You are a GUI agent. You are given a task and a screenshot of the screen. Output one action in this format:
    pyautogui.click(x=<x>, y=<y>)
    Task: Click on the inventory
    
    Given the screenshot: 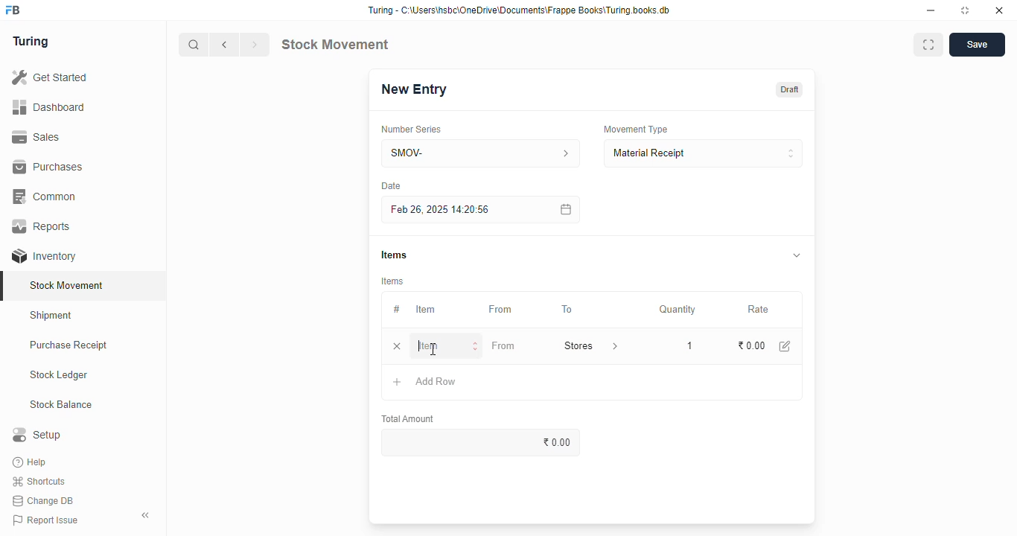 What is the action you would take?
    pyautogui.click(x=44, y=256)
    